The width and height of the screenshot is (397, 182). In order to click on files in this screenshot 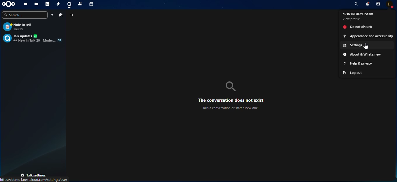, I will do `click(36, 4)`.